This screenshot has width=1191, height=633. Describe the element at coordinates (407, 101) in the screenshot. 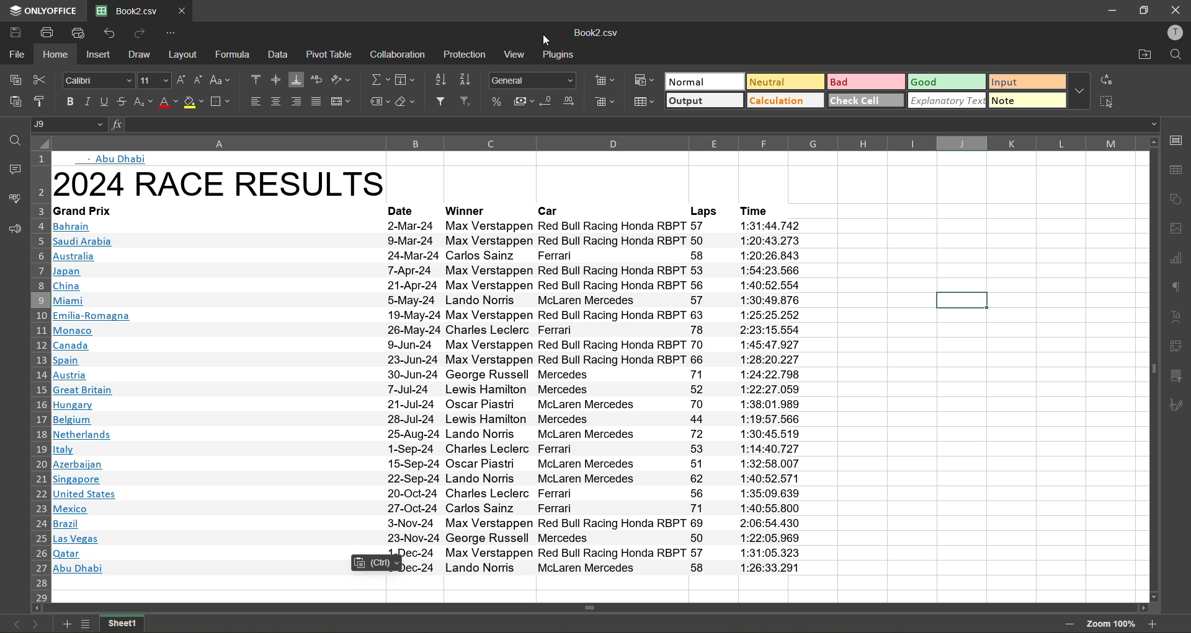

I see `clear` at that location.